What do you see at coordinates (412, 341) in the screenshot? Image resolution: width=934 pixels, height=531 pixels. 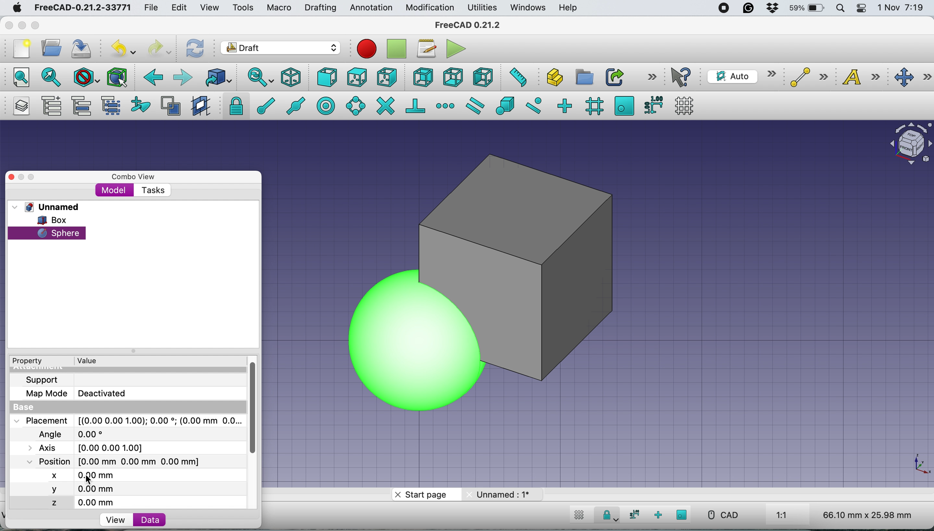 I see `sphere` at bounding box center [412, 341].